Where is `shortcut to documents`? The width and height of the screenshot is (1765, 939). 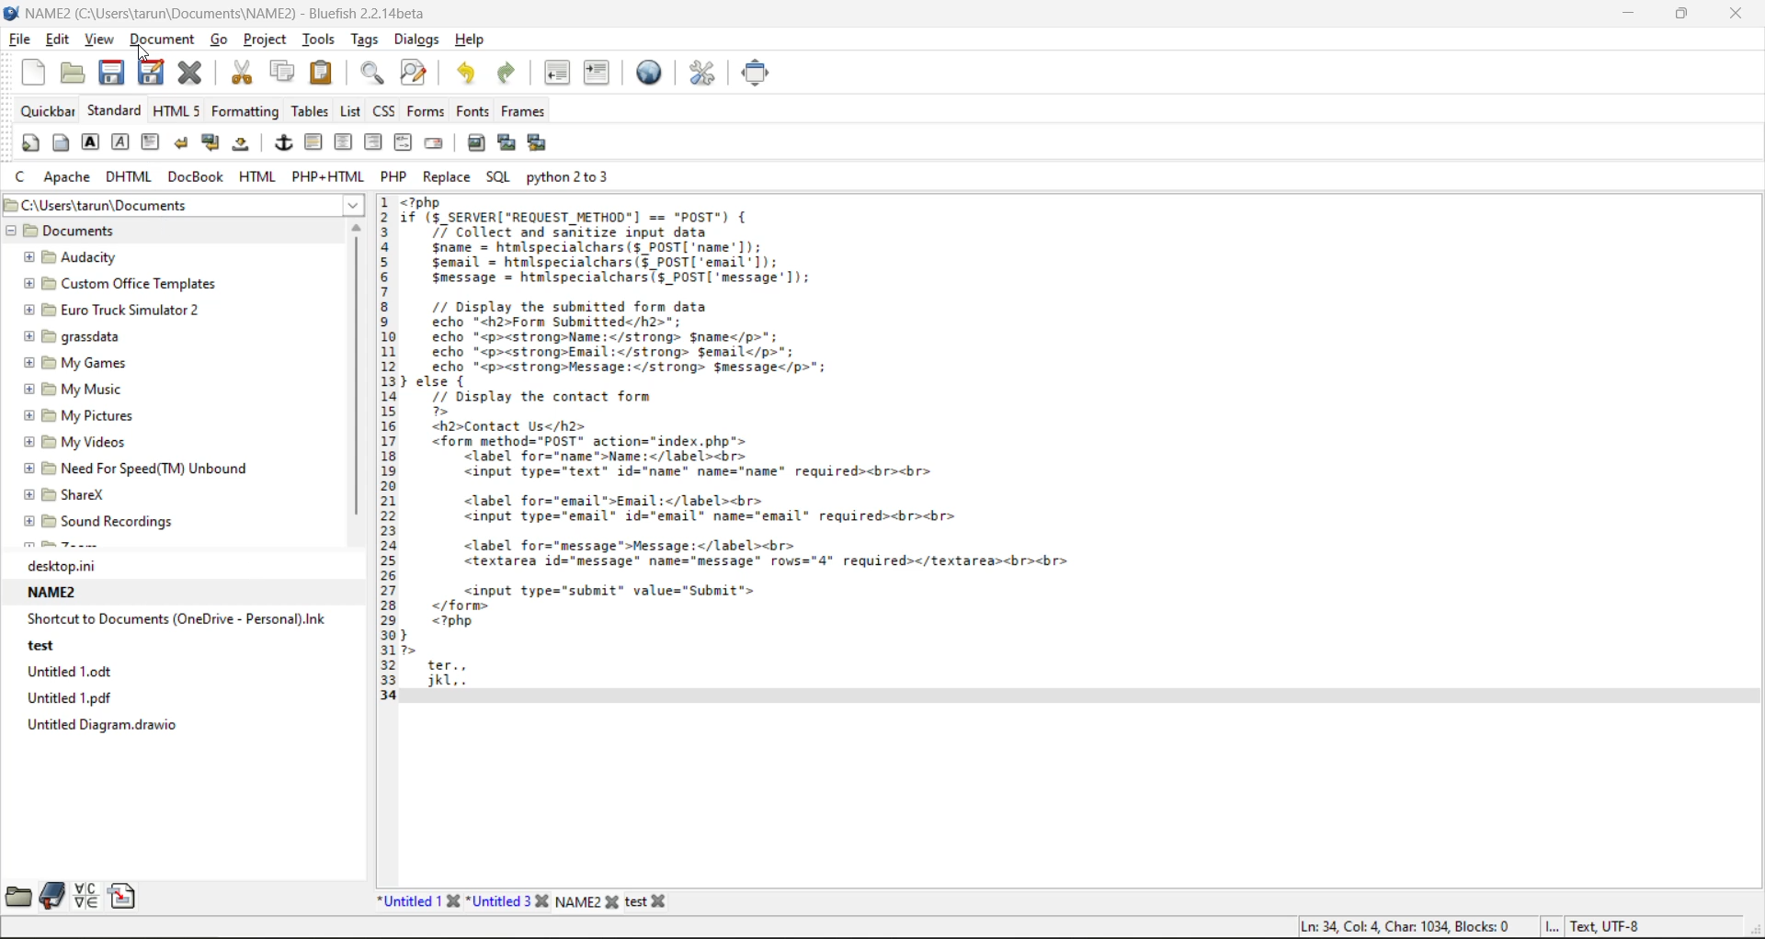
shortcut to documents is located at coordinates (177, 620).